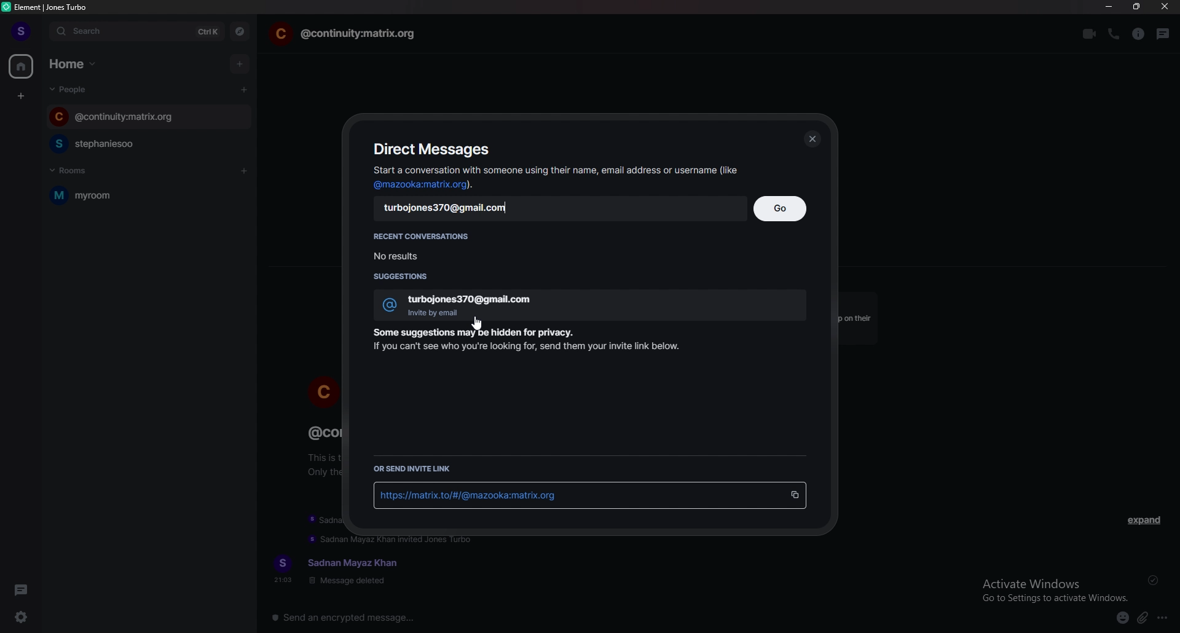  What do you see at coordinates (22, 616) in the screenshot?
I see `quick settings` at bounding box center [22, 616].